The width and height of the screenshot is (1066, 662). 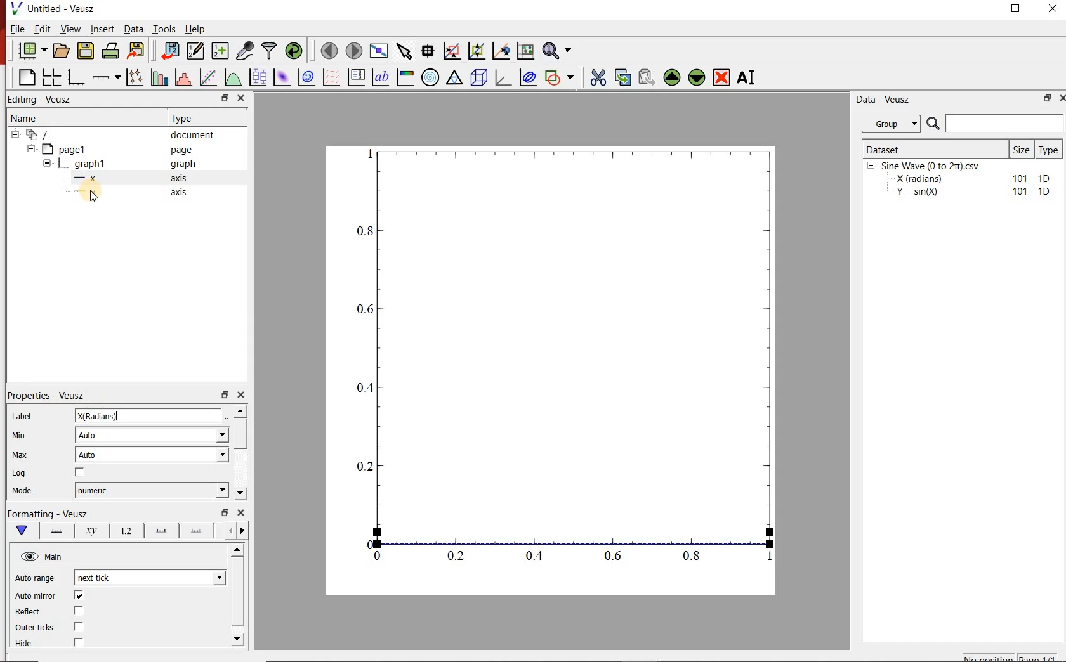 I want to click on next-tick, so click(x=150, y=576).